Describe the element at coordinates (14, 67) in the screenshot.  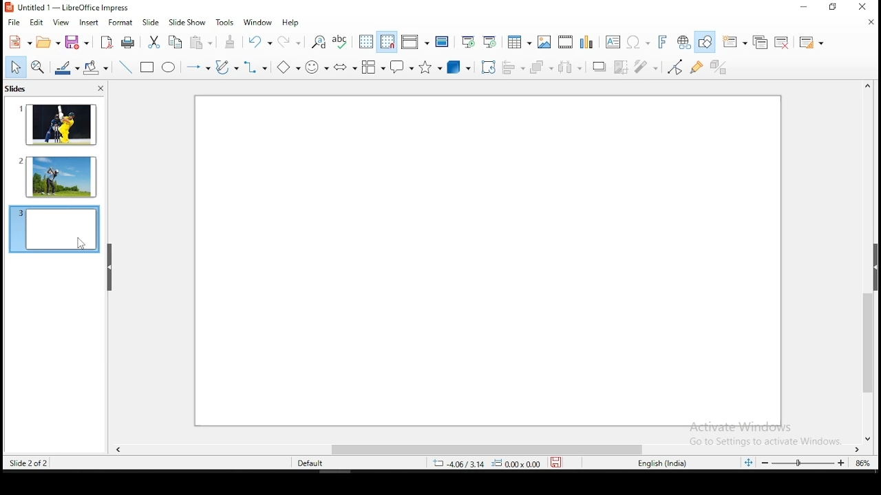
I see `select` at that location.